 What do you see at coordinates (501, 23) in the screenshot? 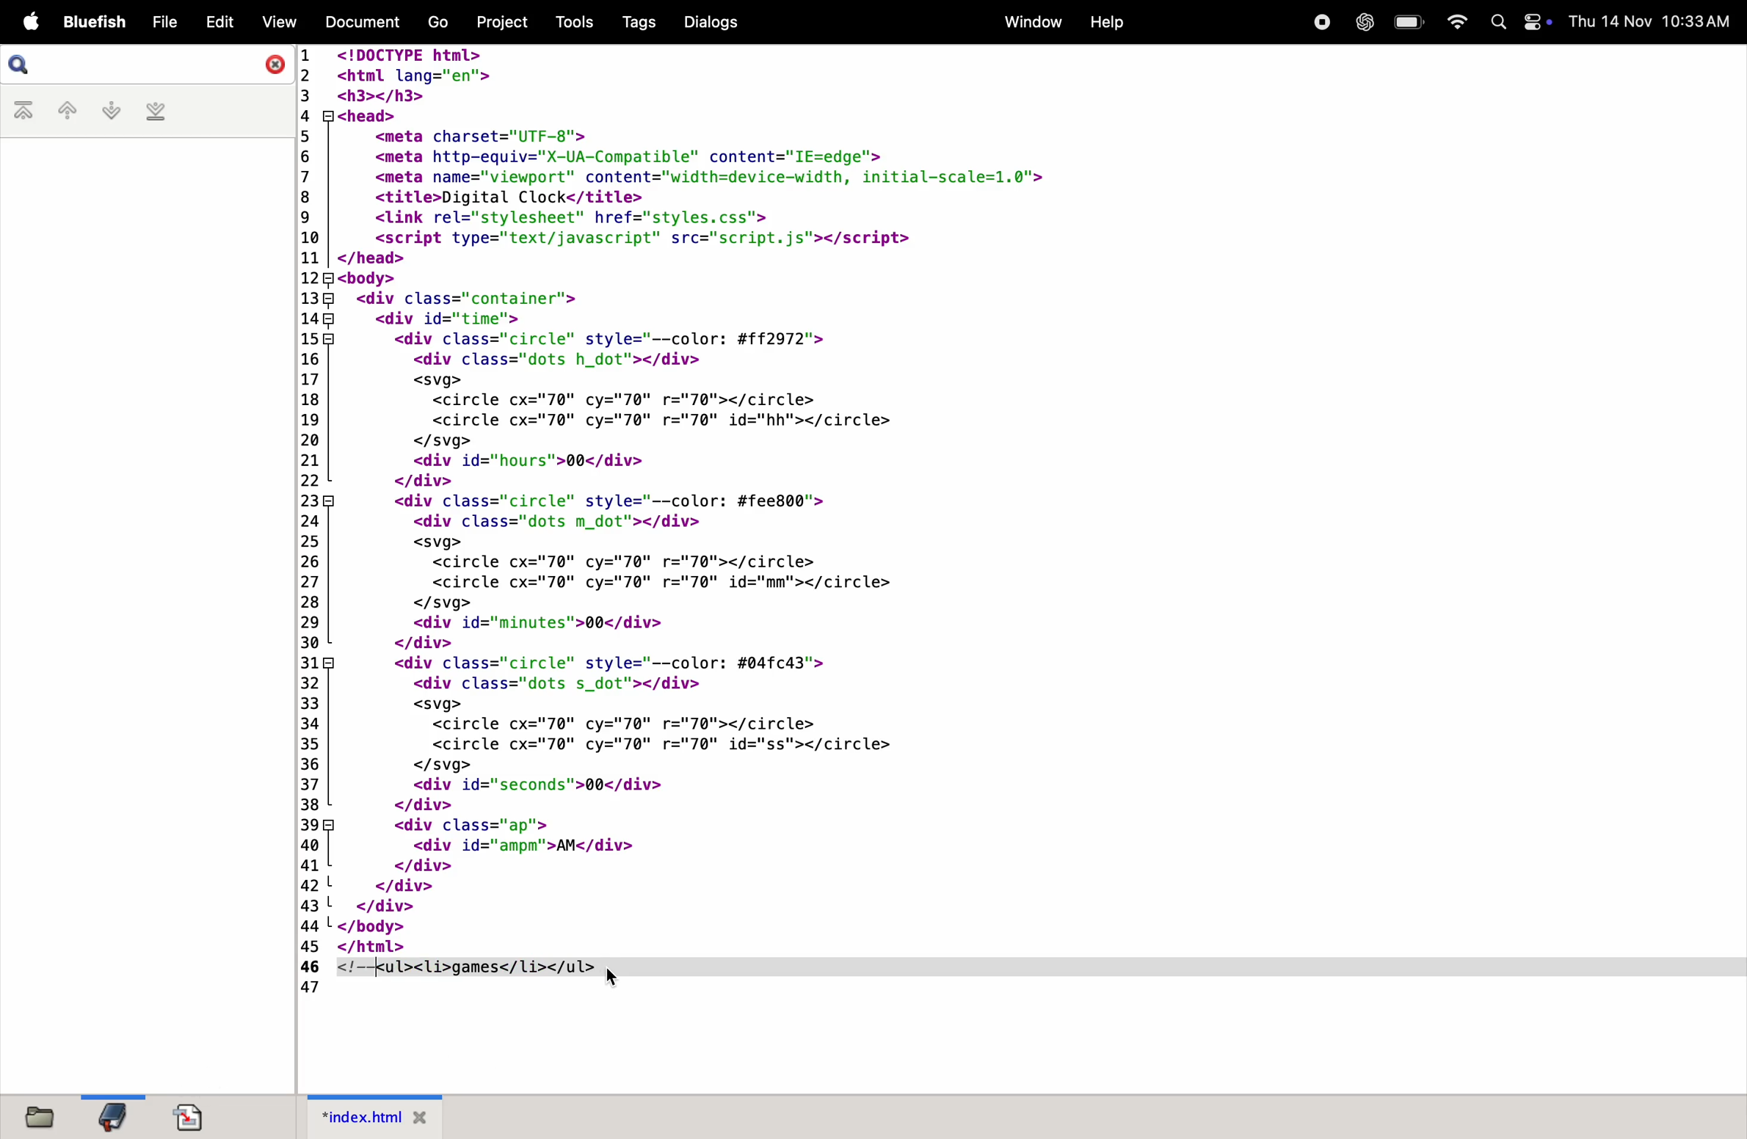
I see `project` at bounding box center [501, 23].